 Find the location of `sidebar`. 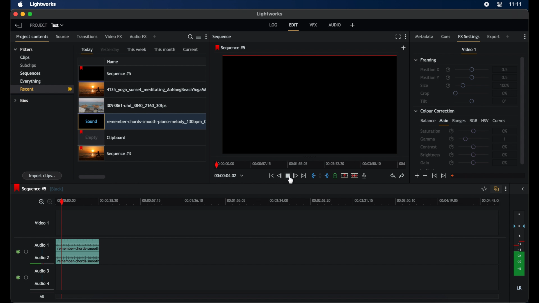

sidebar is located at coordinates (523, 189).